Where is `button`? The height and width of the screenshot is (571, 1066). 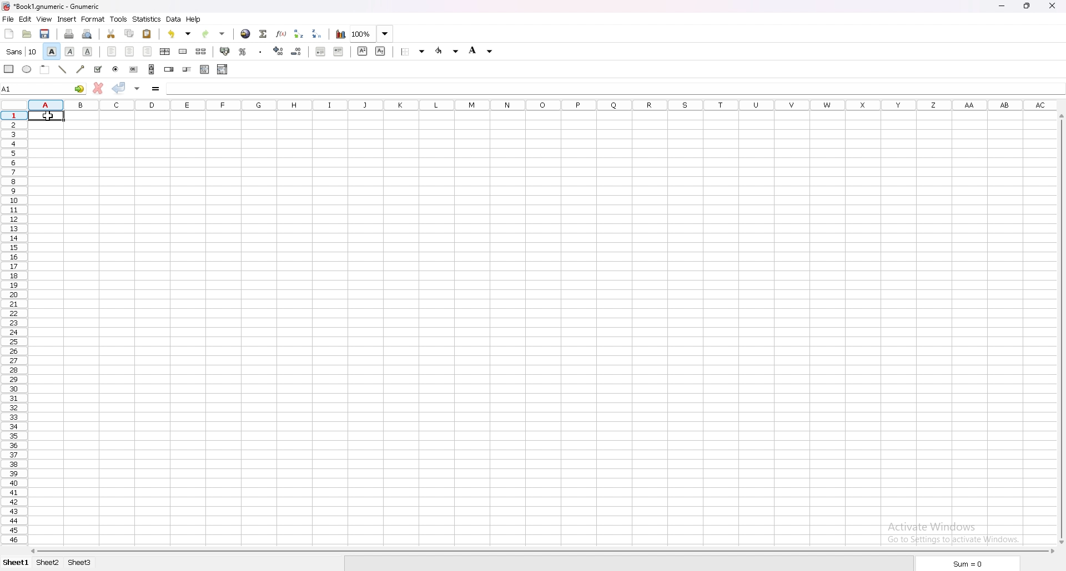 button is located at coordinates (133, 70).